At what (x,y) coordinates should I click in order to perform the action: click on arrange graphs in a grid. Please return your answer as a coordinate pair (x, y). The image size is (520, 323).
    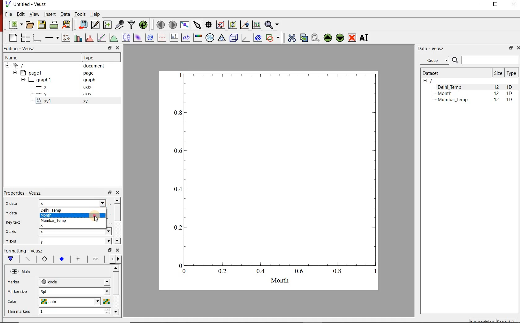
    Looking at the image, I should click on (25, 38).